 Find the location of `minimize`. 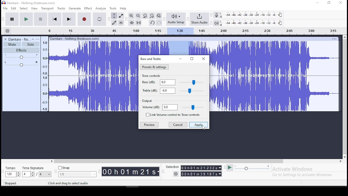

minimize is located at coordinates (318, 3).